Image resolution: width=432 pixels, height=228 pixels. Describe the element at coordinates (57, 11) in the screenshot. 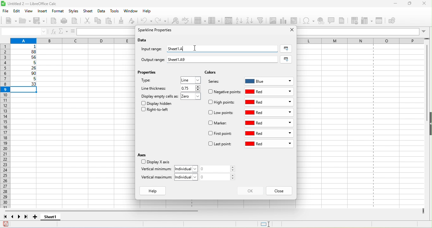

I see `format` at that location.